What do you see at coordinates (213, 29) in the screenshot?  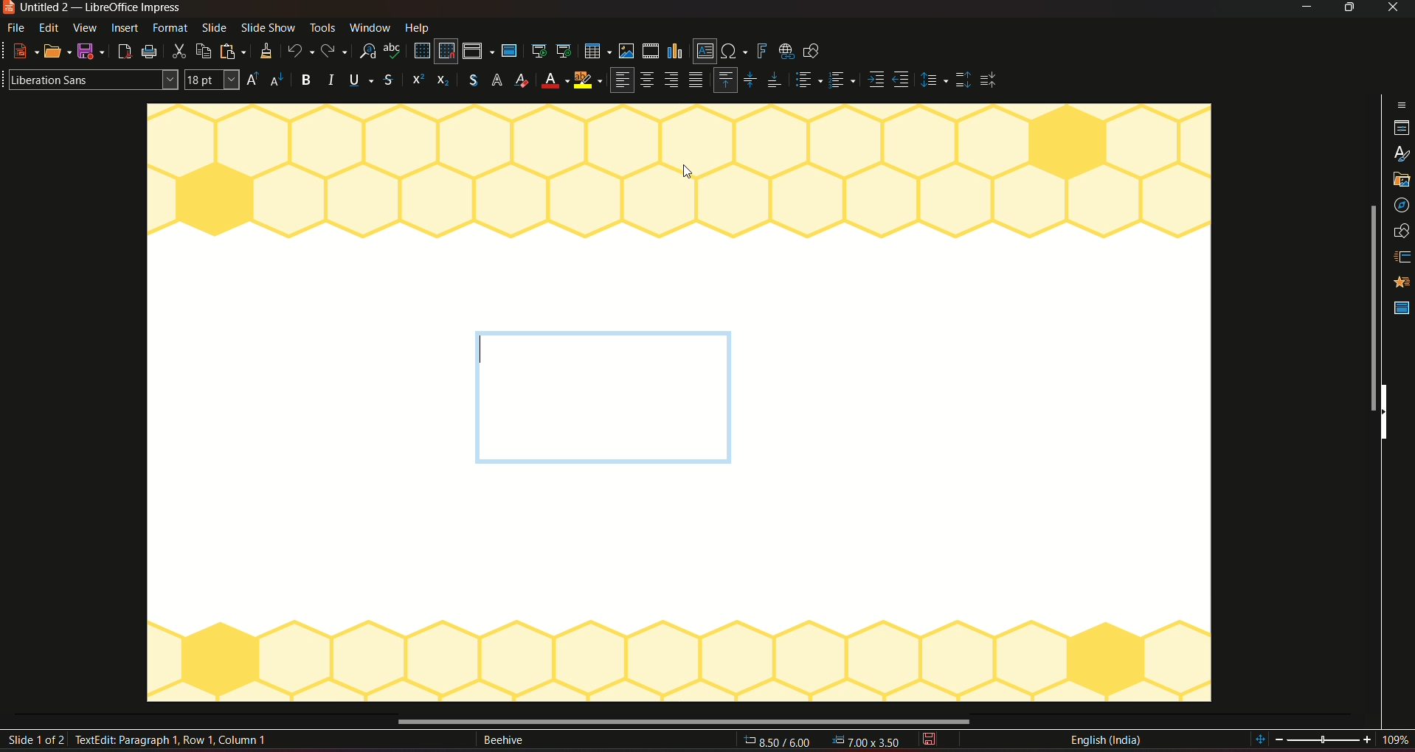 I see `slide` at bounding box center [213, 29].